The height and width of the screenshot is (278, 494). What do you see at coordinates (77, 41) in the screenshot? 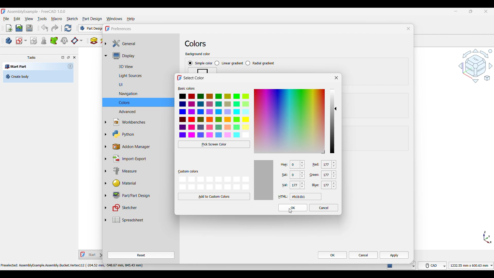
I see `Create a datum plane` at bounding box center [77, 41].